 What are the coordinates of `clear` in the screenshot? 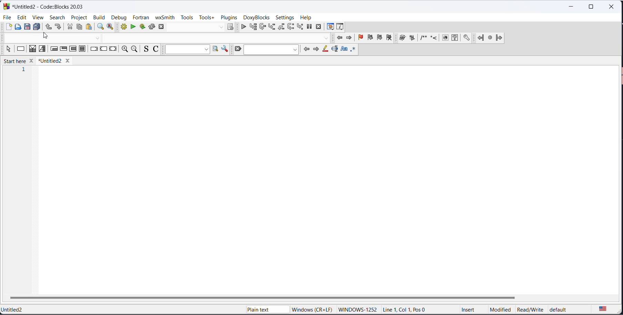 It's located at (237, 50).